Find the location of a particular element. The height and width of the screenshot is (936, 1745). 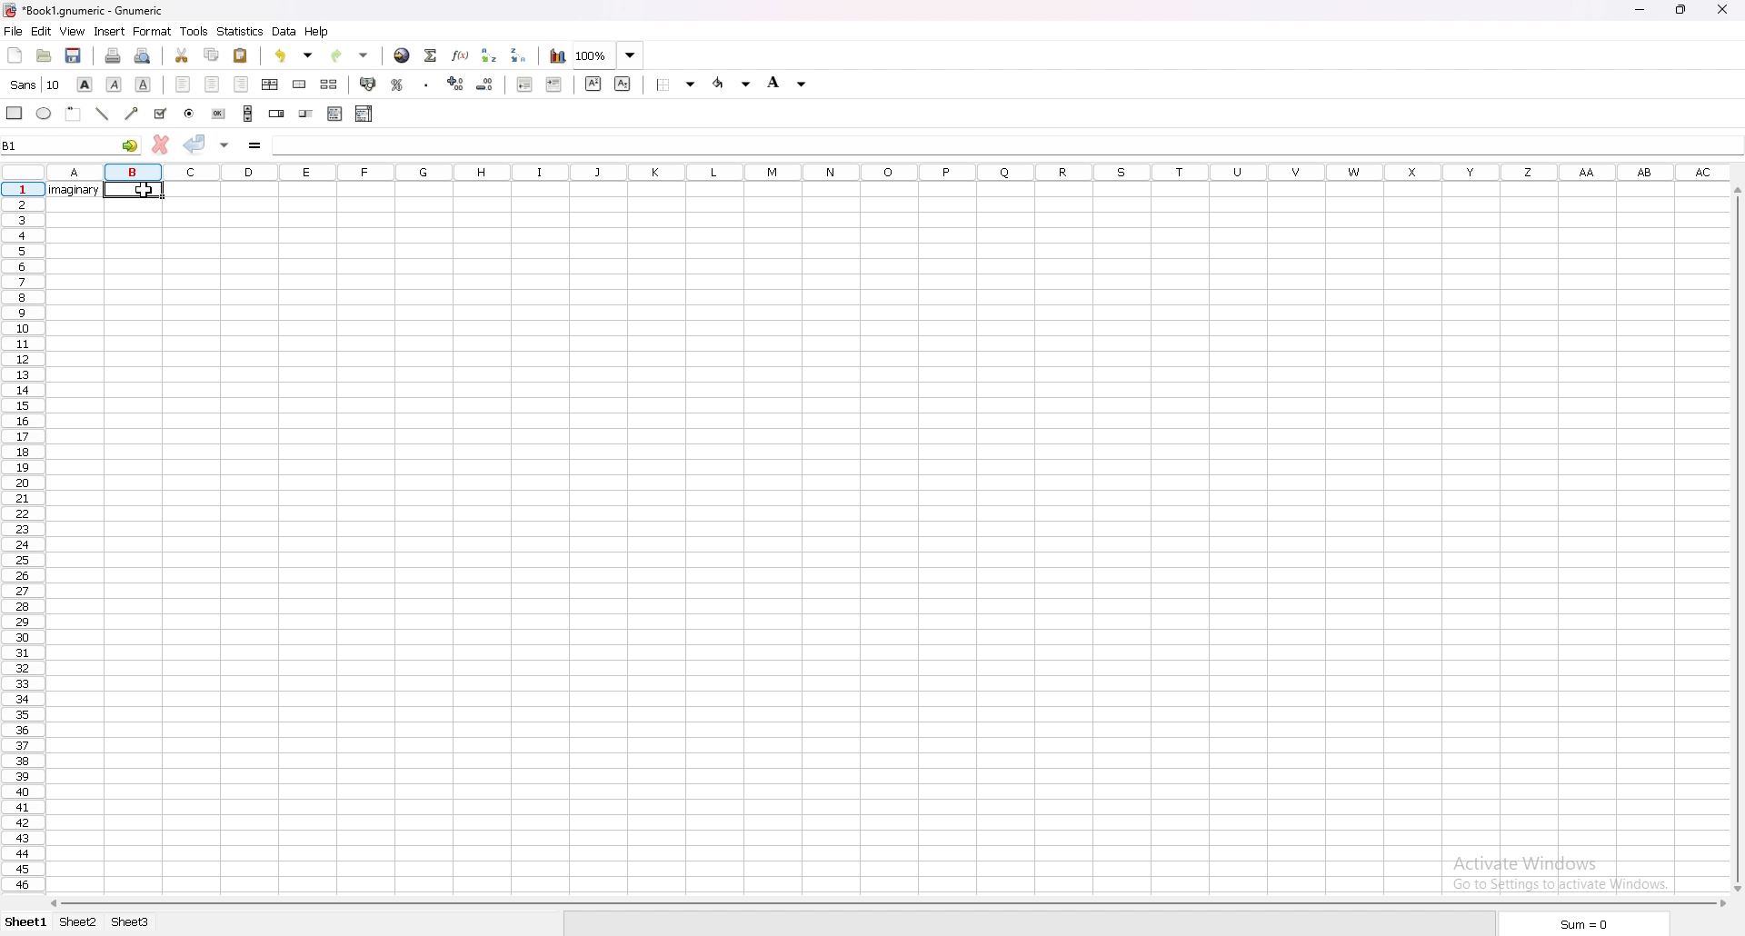

increase indent is located at coordinates (554, 85).